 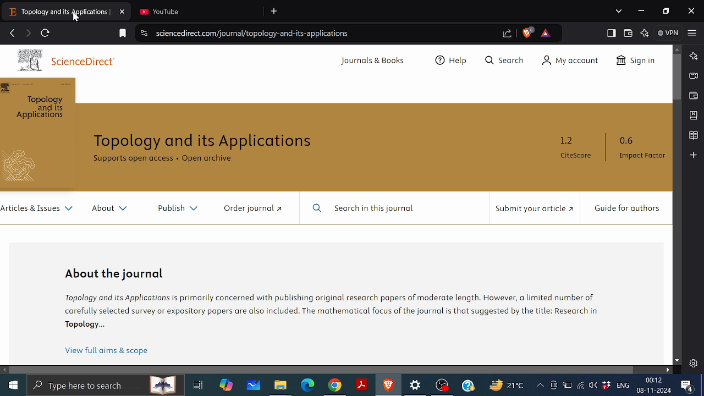 I want to click on Current tab, so click(x=57, y=11).